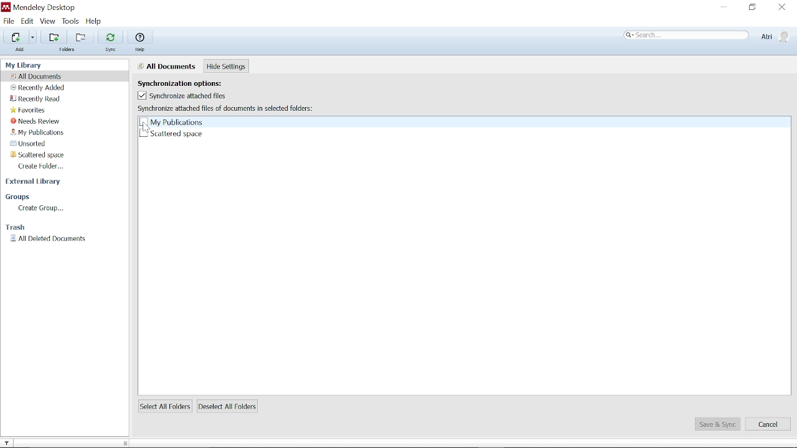  Describe the element at coordinates (29, 110) in the screenshot. I see `Favorites` at that location.